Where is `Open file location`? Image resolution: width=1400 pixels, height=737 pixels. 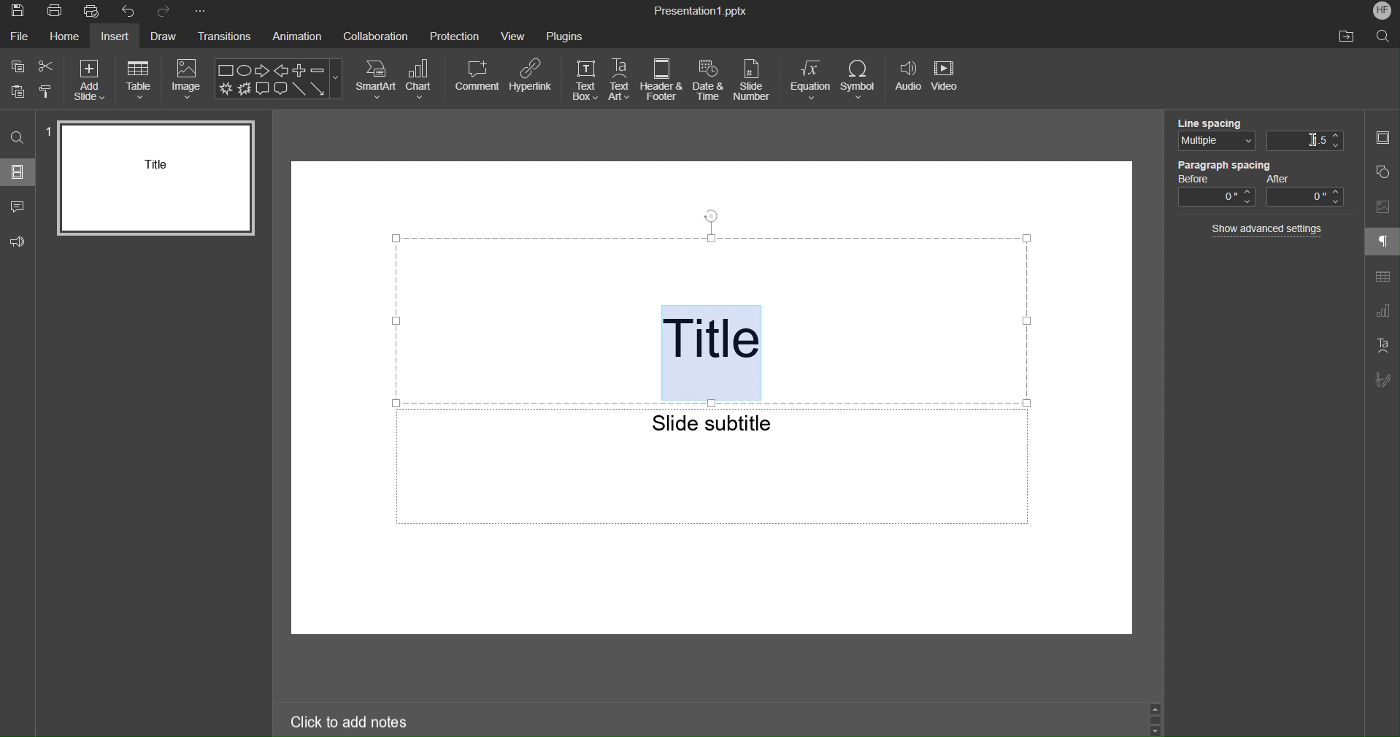 Open file location is located at coordinates (1348, 36).